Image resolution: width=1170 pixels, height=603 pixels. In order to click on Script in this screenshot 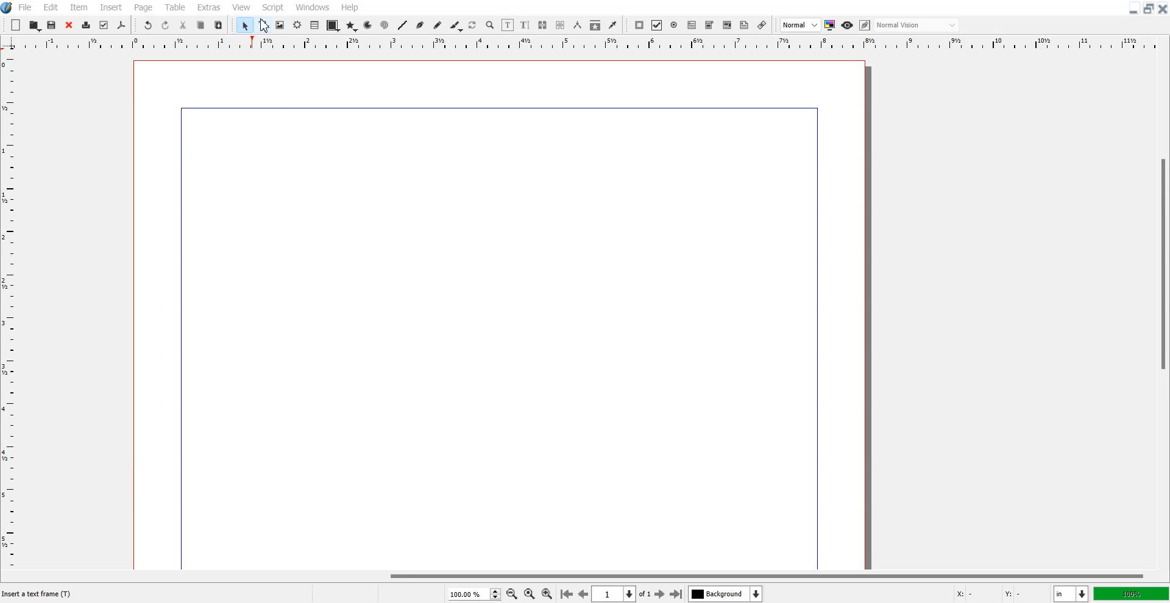, I will do `click(273, 7)`.